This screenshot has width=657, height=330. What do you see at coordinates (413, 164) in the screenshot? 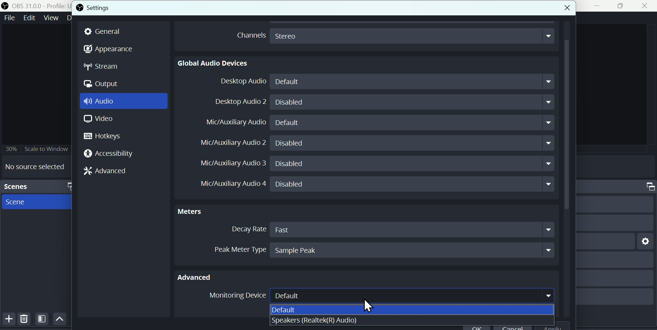
I see `Disabled` at bounding box center [413, 164].